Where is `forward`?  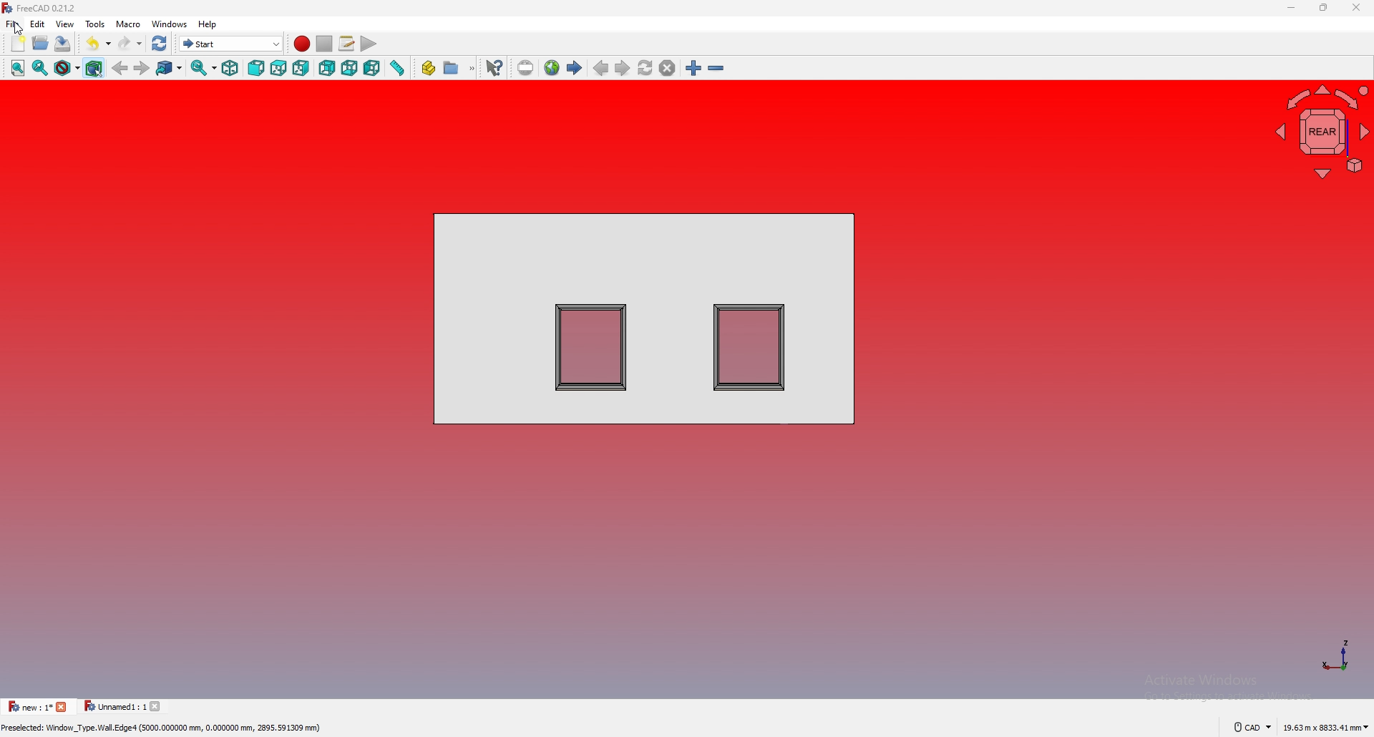 forward is located at coordinates (142, 68).